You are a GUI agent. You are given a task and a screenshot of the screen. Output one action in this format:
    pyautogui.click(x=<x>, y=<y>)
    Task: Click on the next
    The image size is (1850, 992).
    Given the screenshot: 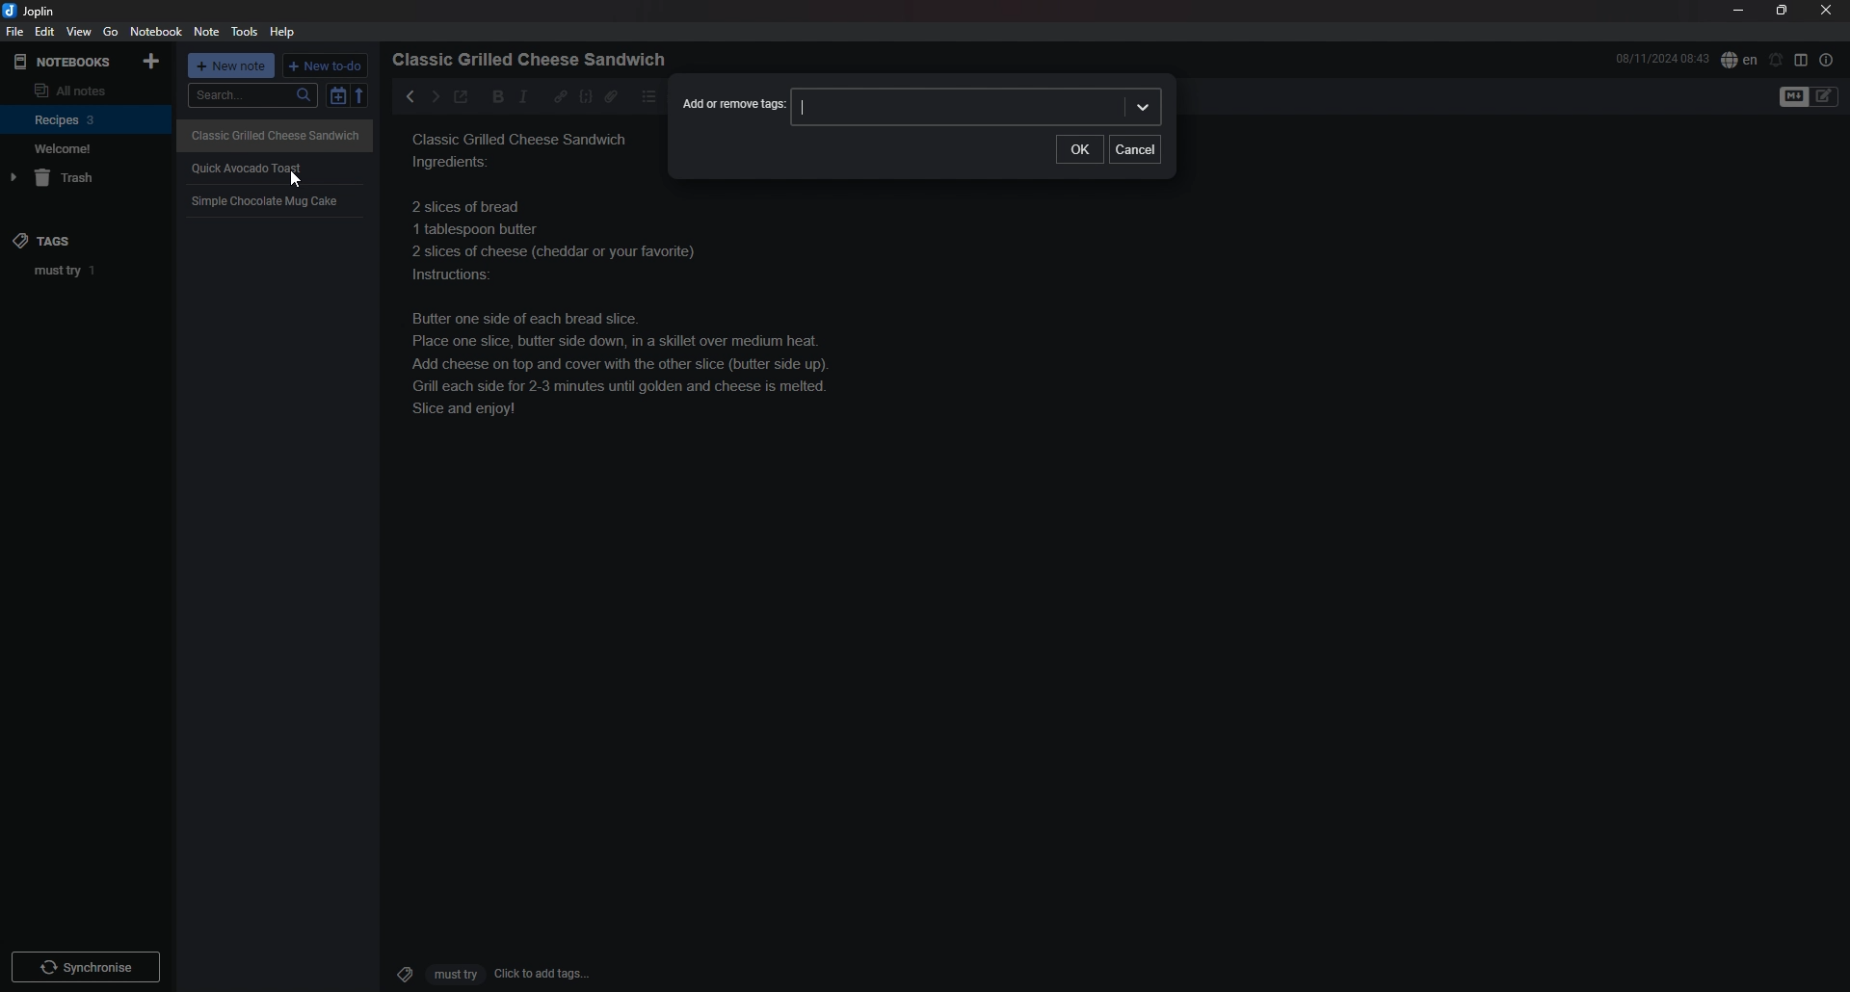 What is the action you would take?
    pyautogui.click(x=434, y=96)
    